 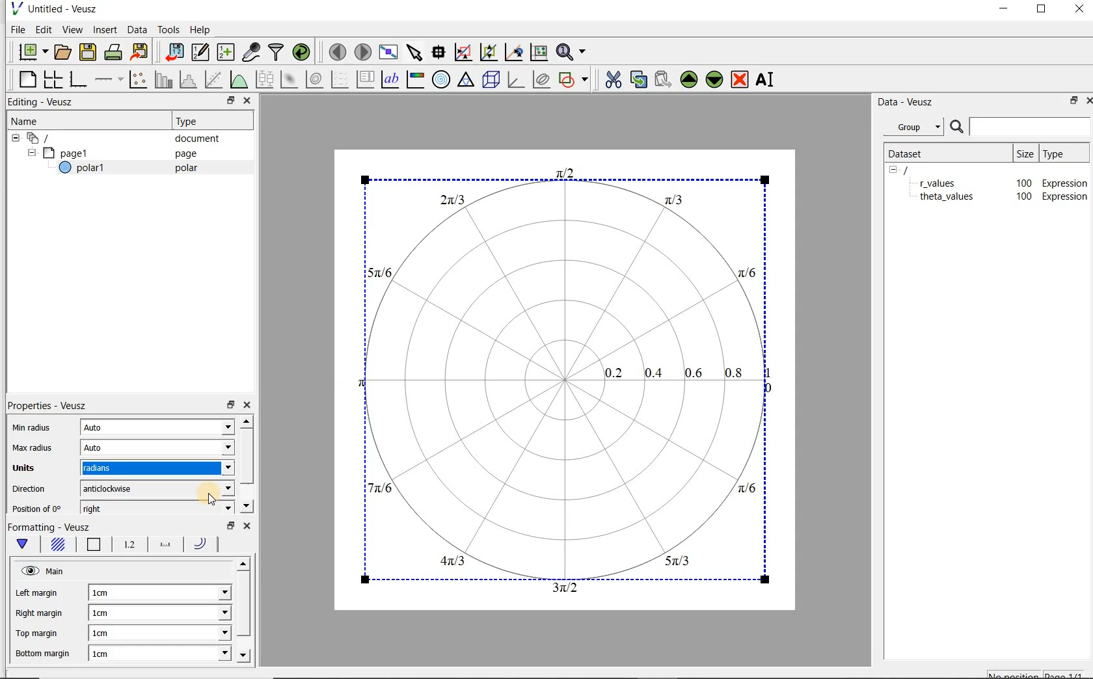 What do you see at coordinates (91, 53) in the screenshot?
I see `save the document` at bounding box center [91, 53].